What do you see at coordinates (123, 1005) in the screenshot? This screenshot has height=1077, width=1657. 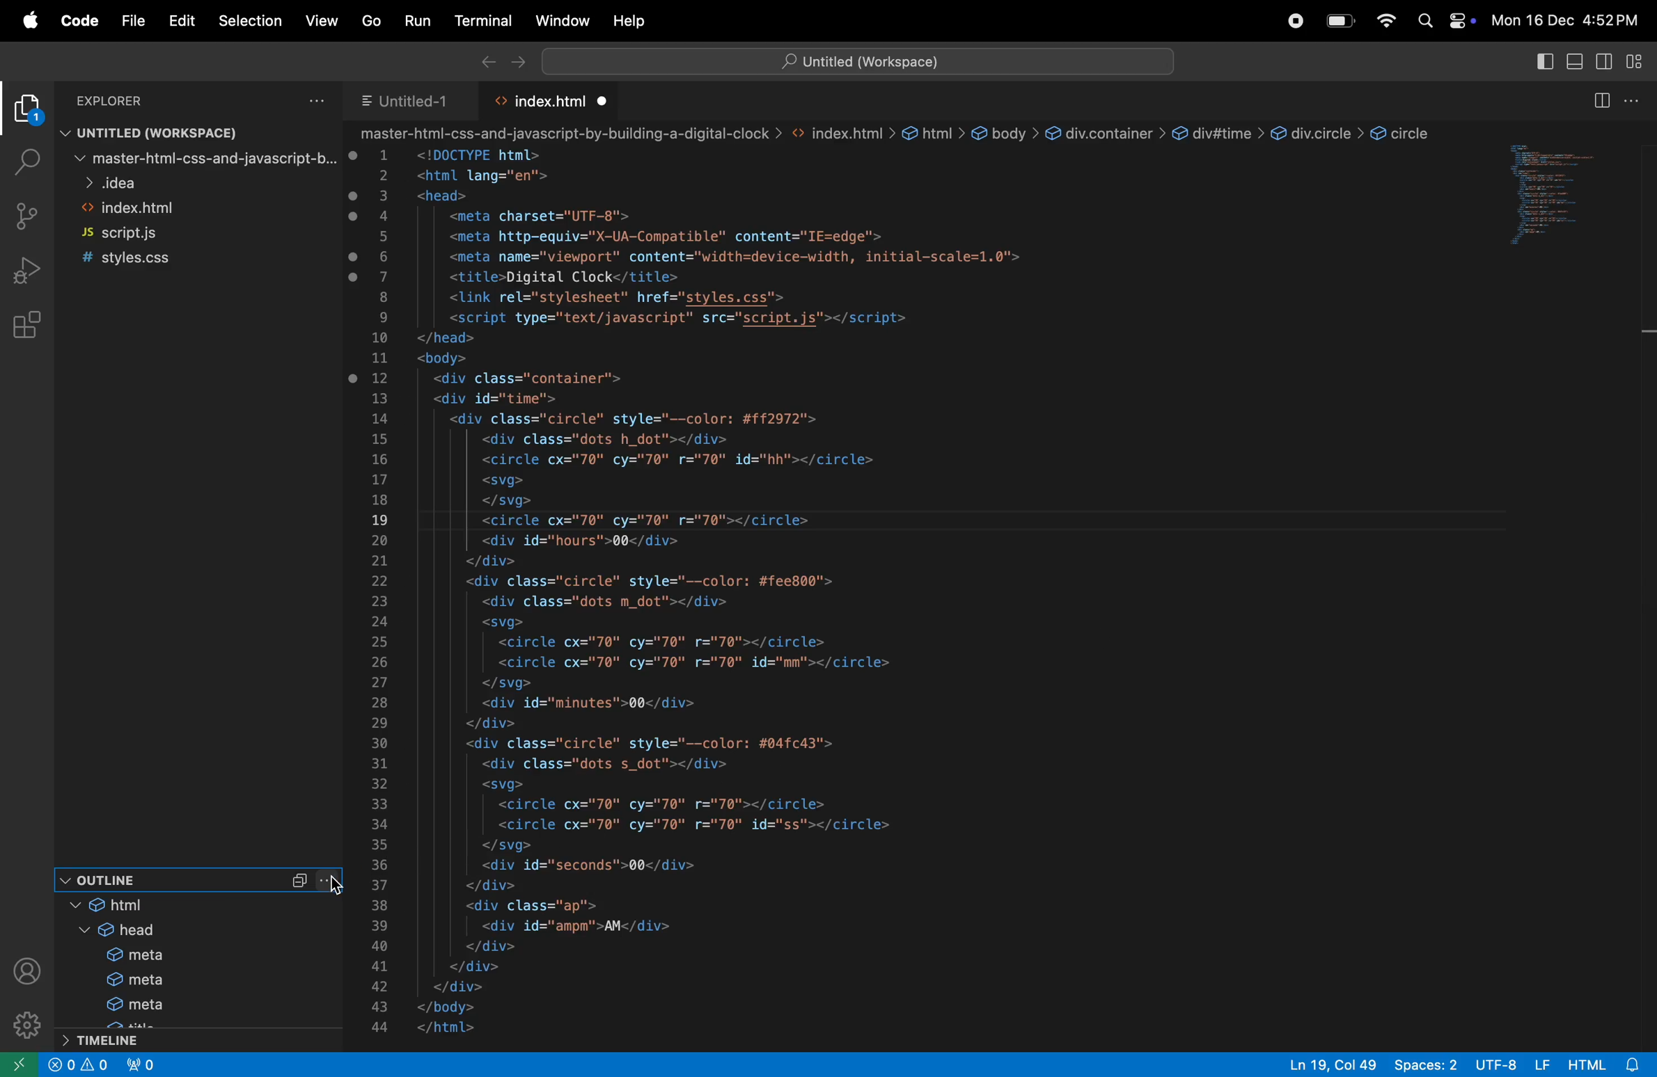 I see `meta` at bounding box center [123, 1005].